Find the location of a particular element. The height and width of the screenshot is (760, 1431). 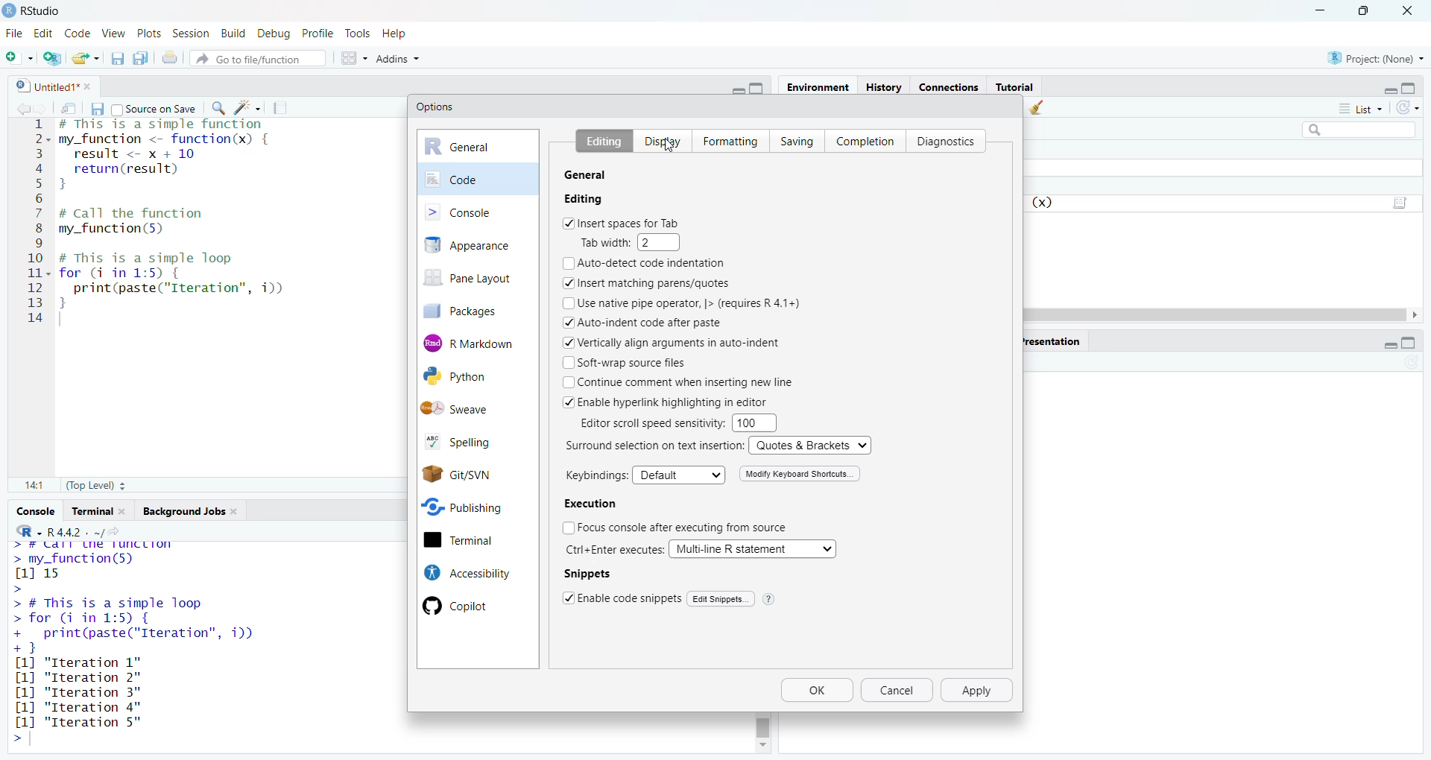

Snippets is located at coordinates (592, 576).